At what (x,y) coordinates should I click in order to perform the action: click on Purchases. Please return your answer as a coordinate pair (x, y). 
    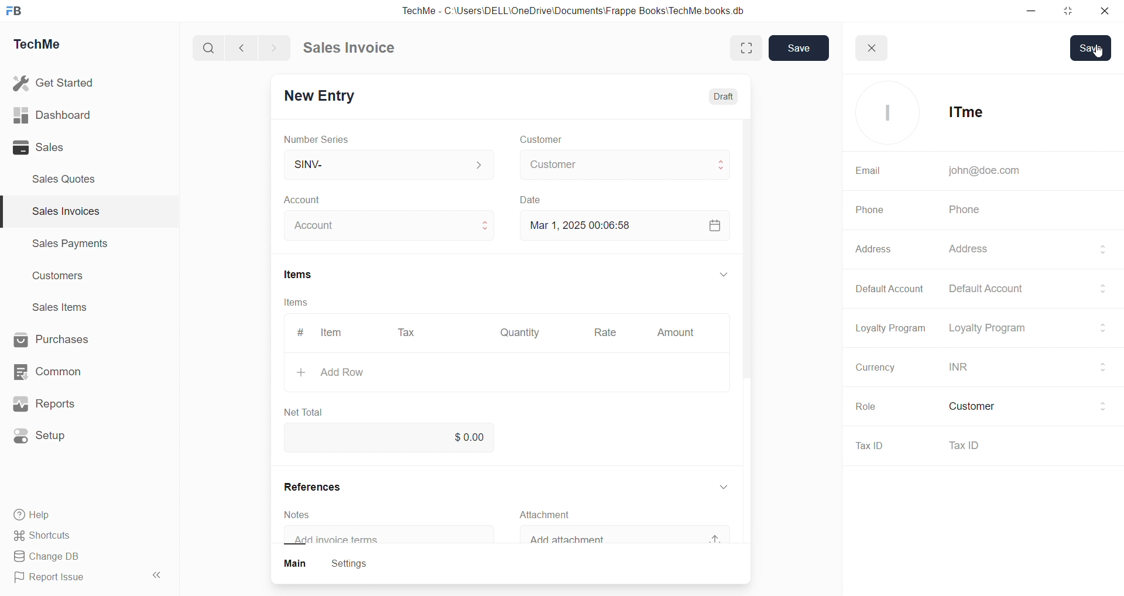
    Looking at the image, I should click on (62, 338).